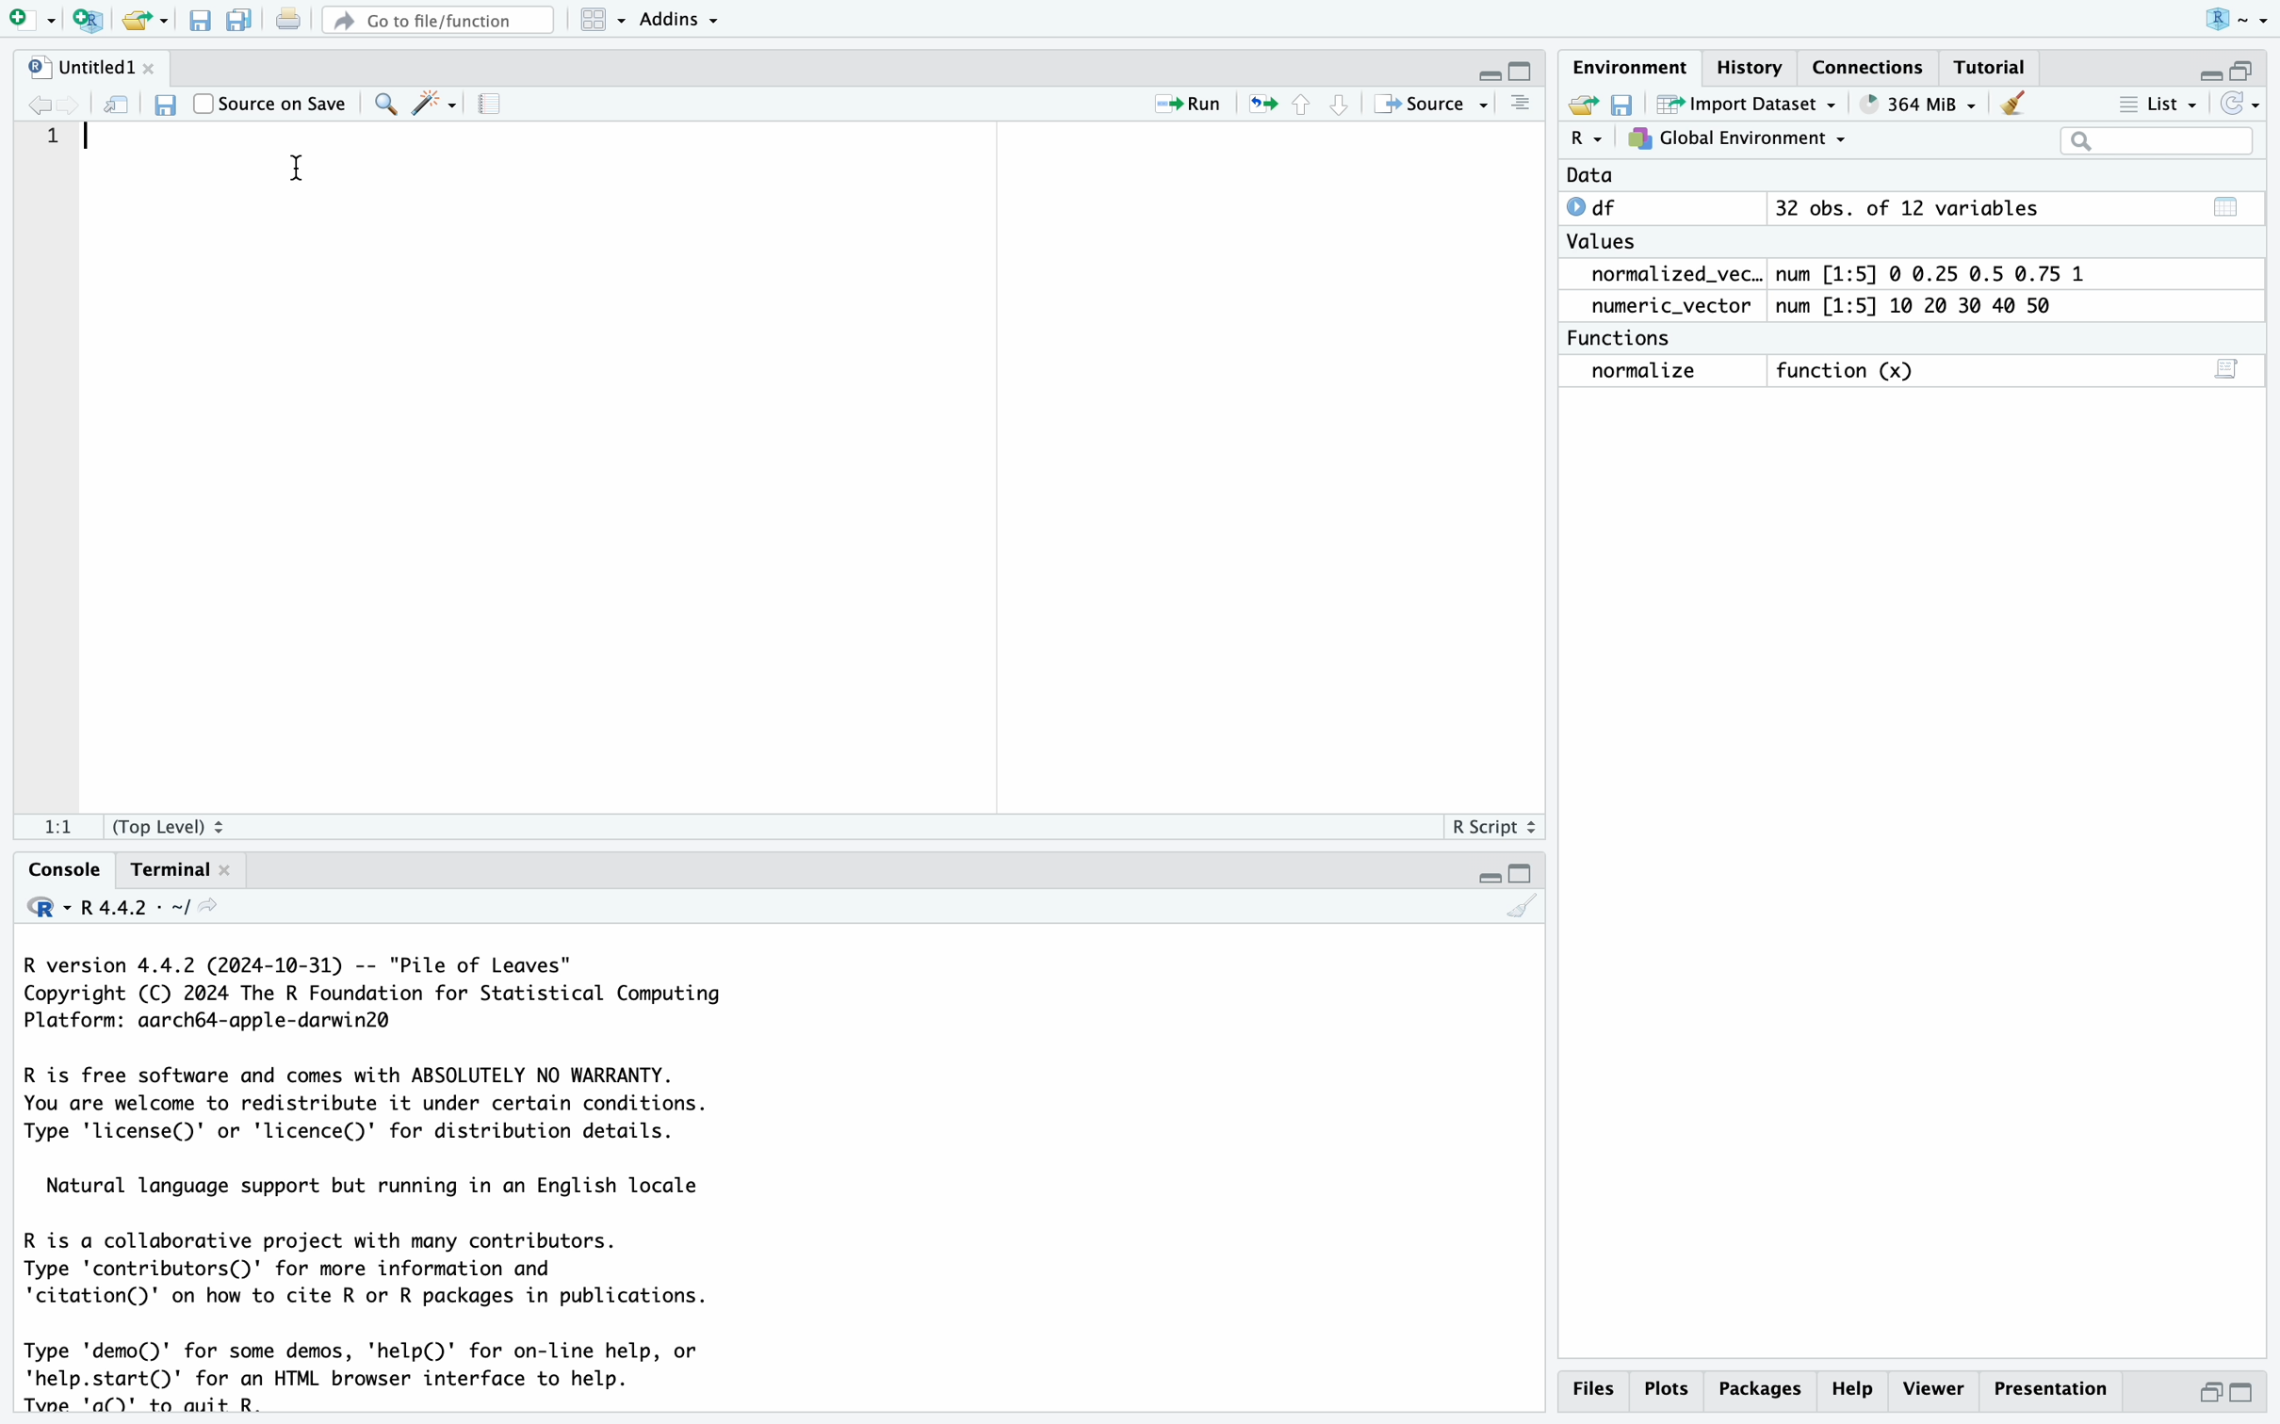  I want to click on Viewer, so click(1935, 1386).